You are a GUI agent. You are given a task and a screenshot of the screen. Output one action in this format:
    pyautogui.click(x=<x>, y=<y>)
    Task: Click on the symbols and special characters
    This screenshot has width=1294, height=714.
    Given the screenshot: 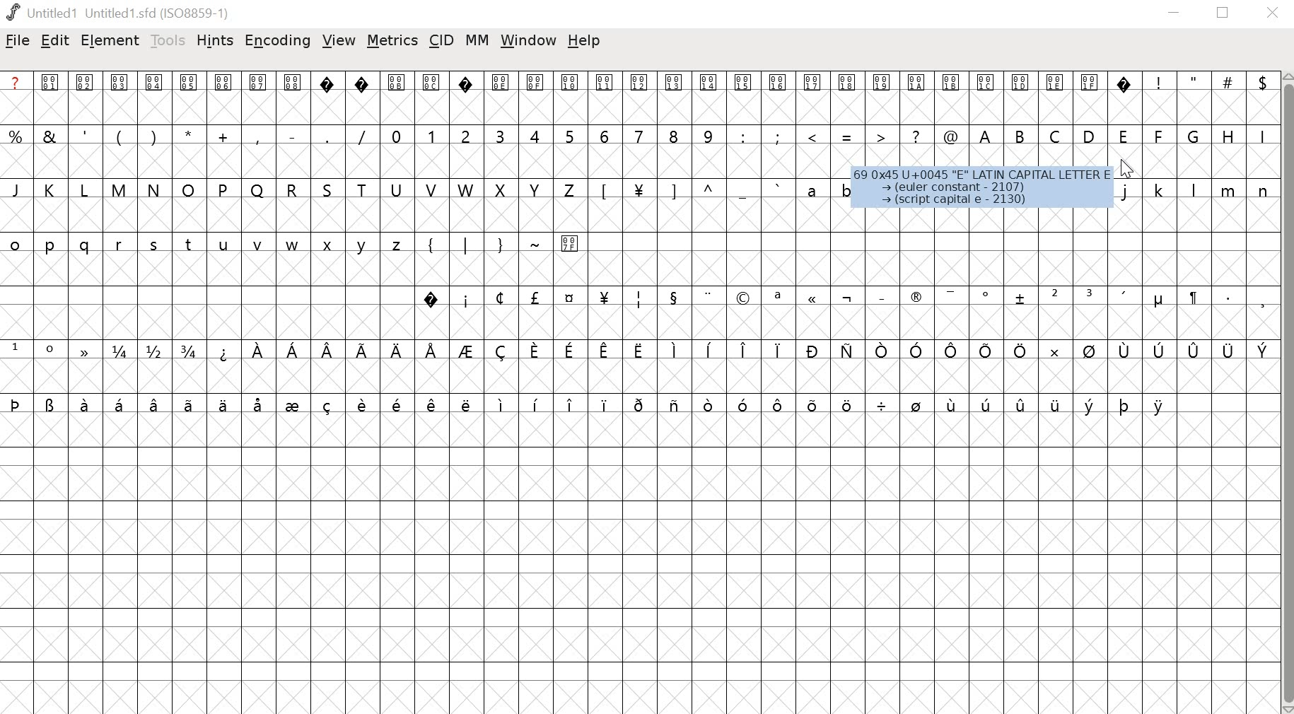 What is the action you would take?
    pyautogui.click(x=500, y=244)
    